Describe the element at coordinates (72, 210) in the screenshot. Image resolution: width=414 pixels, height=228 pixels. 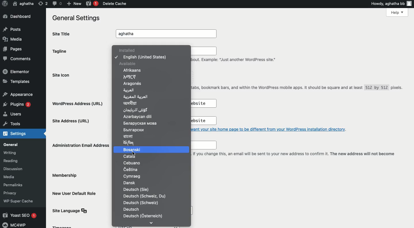
I see `Site language` at that location.